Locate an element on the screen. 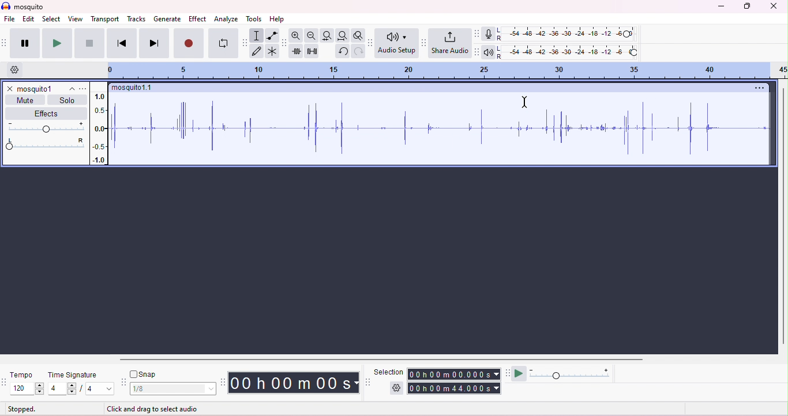 This screenshot has height=416, width=788. fit project to width is located at coordinates (342, 36).